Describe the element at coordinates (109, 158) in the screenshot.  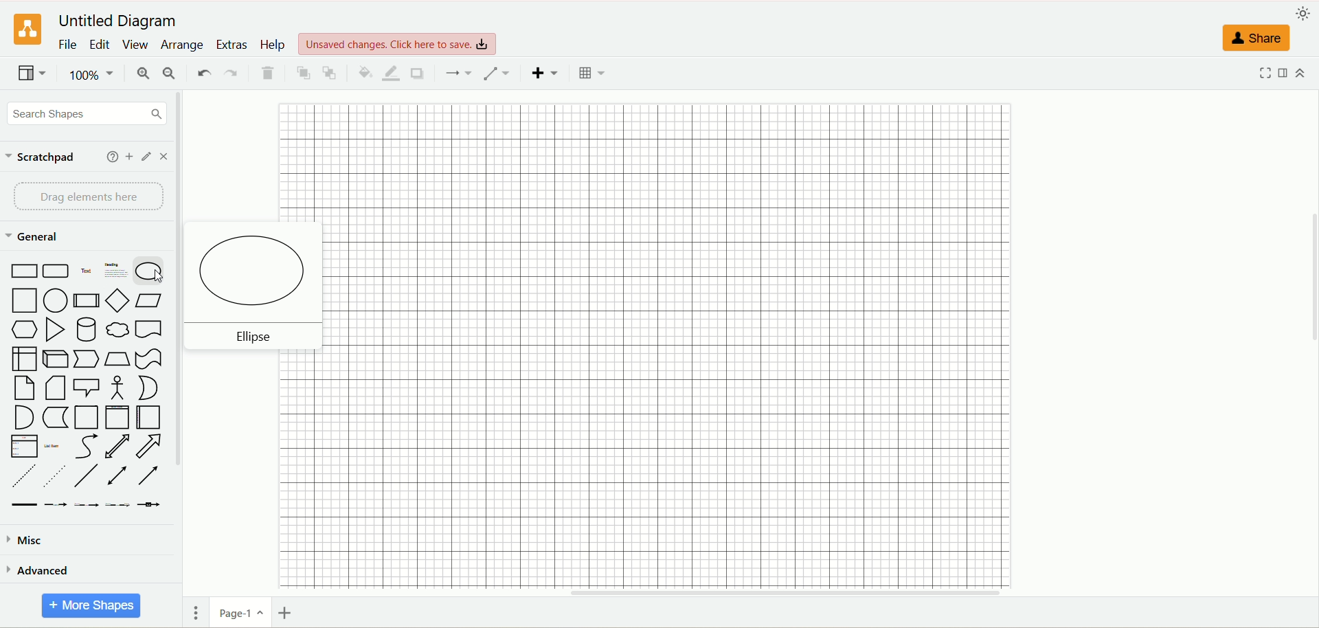
I see `help` at that location.